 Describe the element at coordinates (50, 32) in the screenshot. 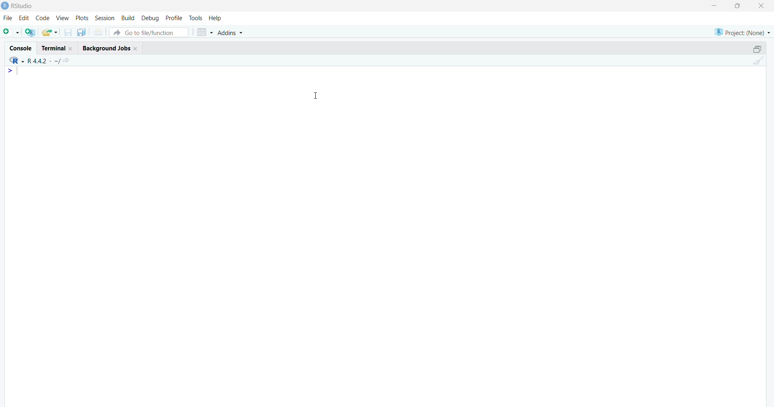

I see `open an existing file` at that location.